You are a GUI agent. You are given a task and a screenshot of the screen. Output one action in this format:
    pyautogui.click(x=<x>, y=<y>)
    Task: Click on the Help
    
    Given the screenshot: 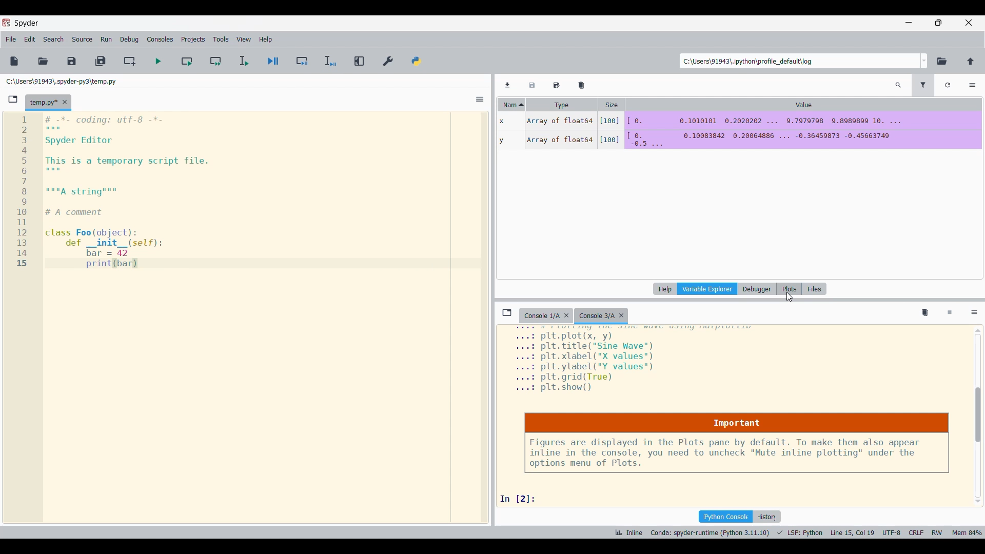 What is the action you would take?
    pyautogui.click(x=665, y=289)
    